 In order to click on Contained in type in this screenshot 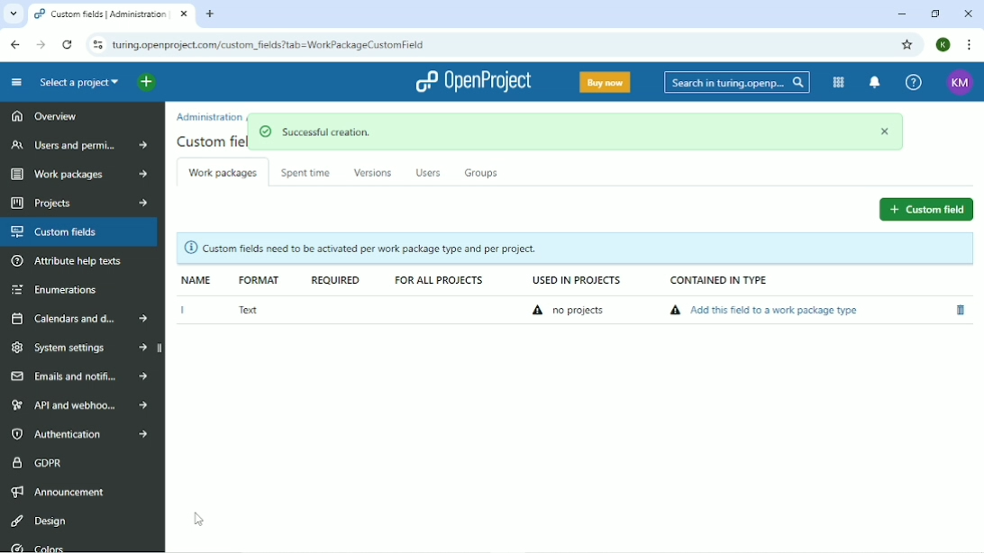, I will do `click(720, 281)`.